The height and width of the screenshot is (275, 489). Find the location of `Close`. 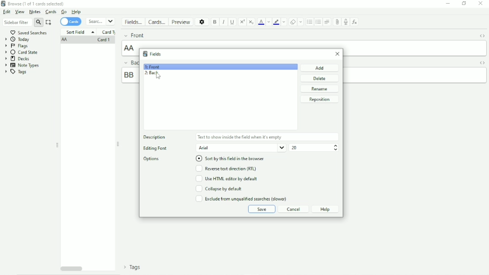

Close is located at coordinates (480, 4).